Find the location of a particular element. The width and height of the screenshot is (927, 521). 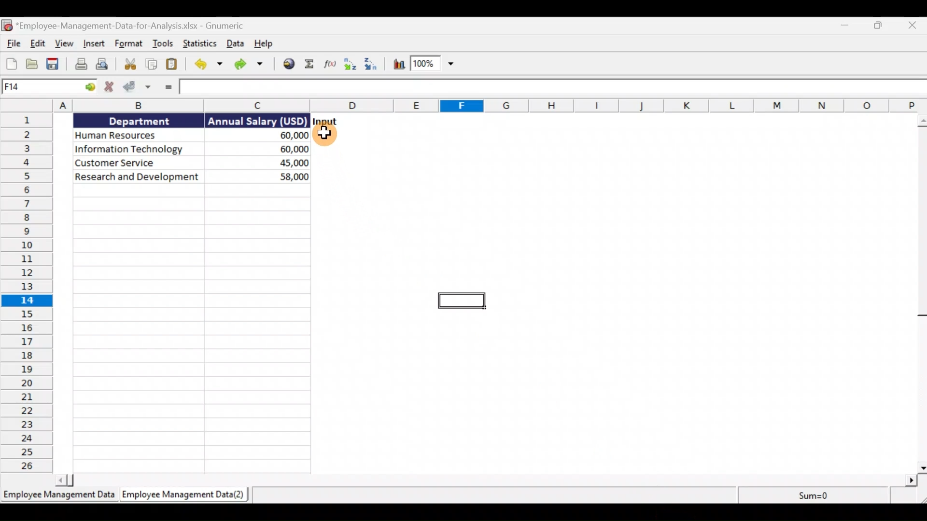

input is located at coordinates (327, 121).